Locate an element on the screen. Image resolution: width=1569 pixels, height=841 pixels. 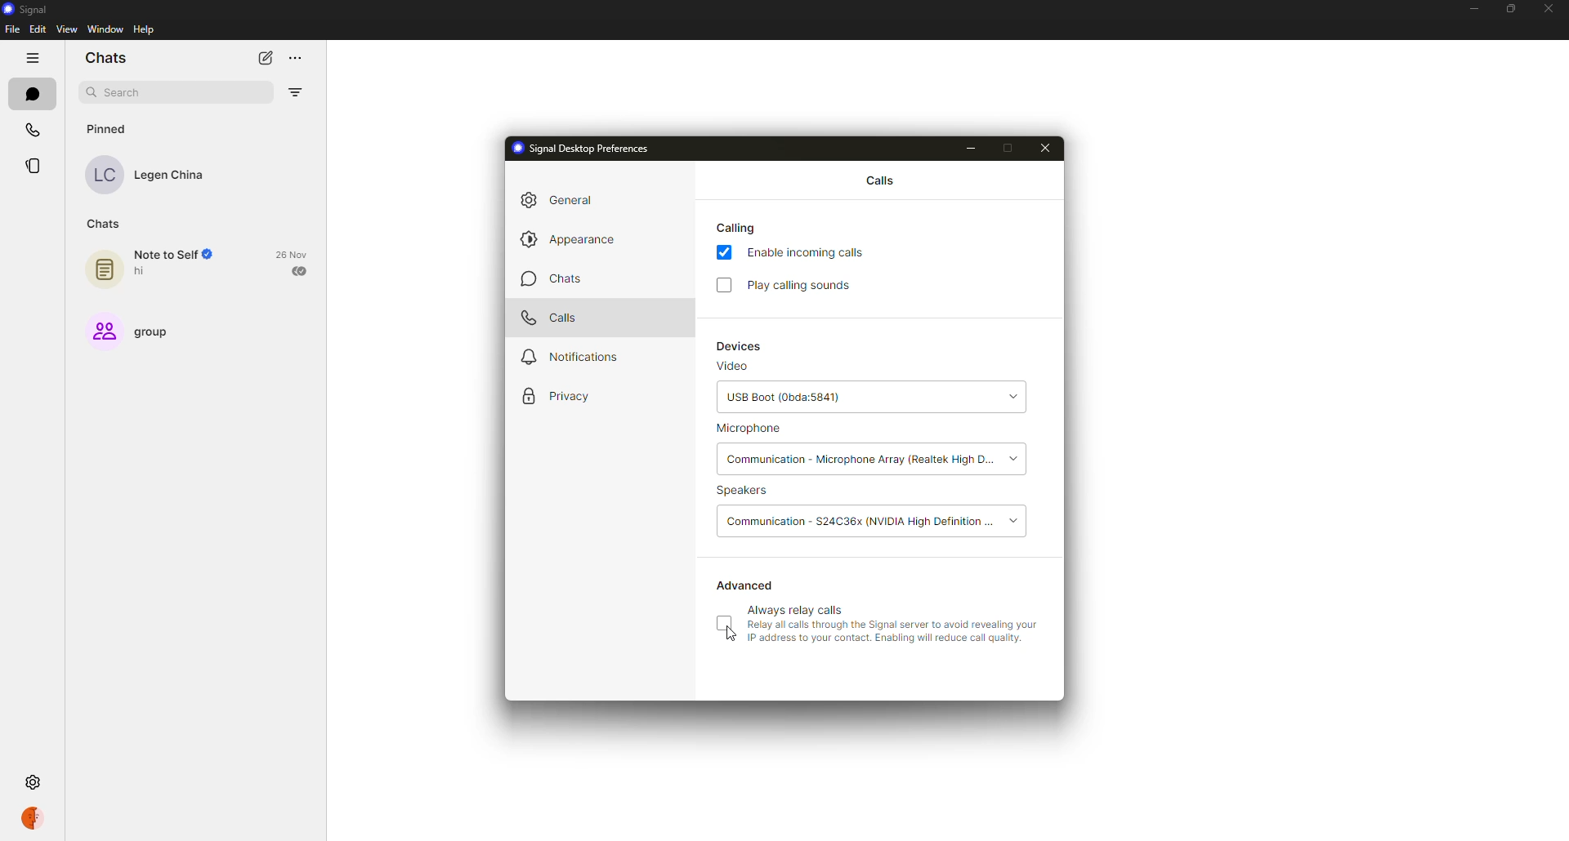
pinned is located at coordinates (109, 129).